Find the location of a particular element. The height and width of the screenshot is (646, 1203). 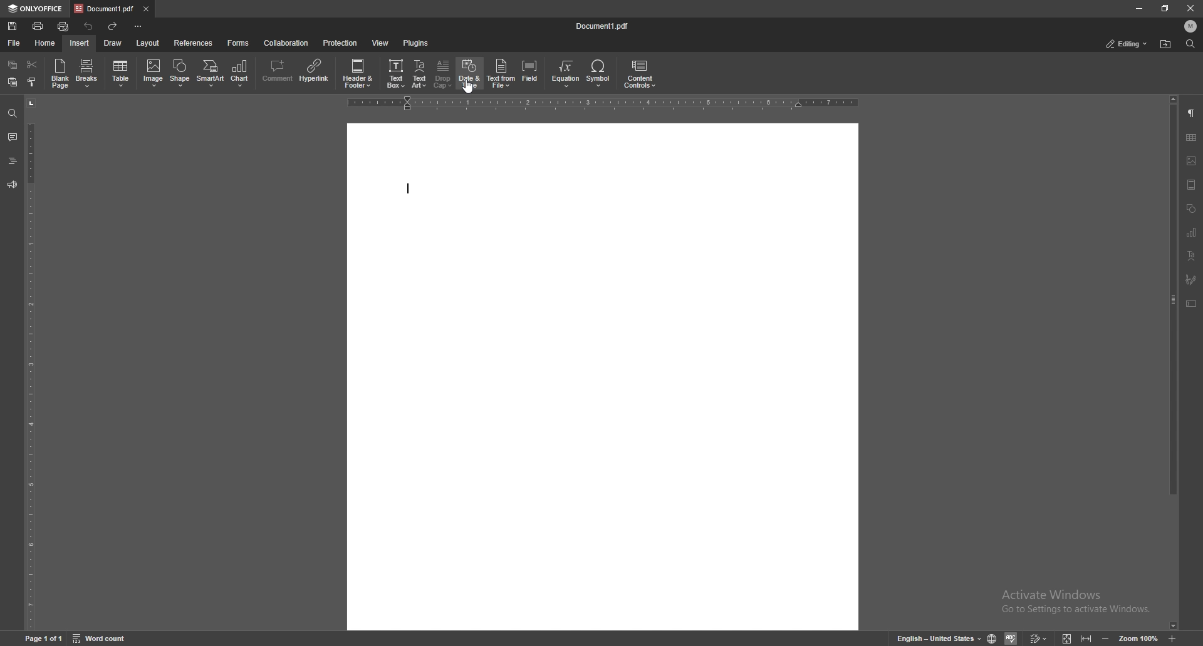

home is located at coordinates (46, 44).